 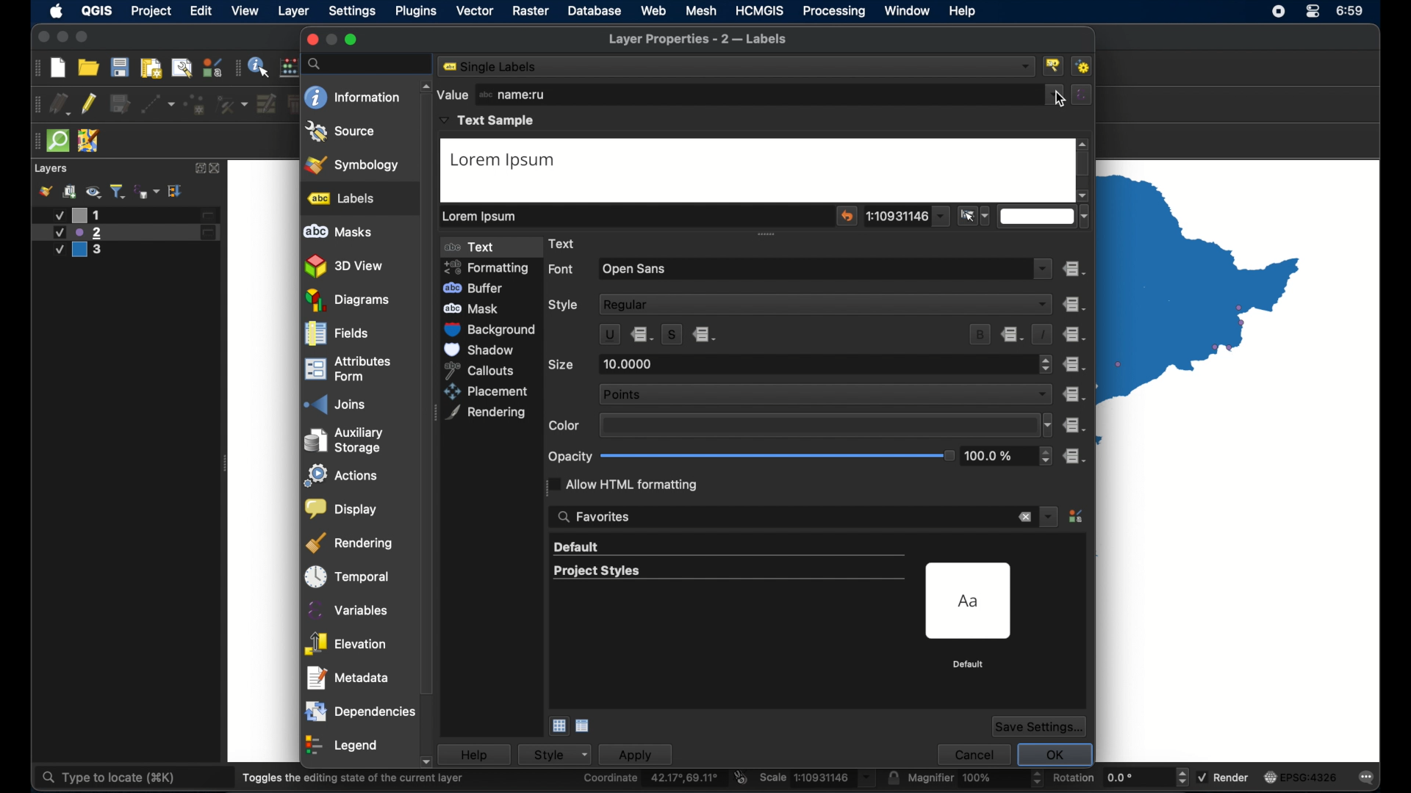 I want to click on ok, so click(x=1055, y=751).